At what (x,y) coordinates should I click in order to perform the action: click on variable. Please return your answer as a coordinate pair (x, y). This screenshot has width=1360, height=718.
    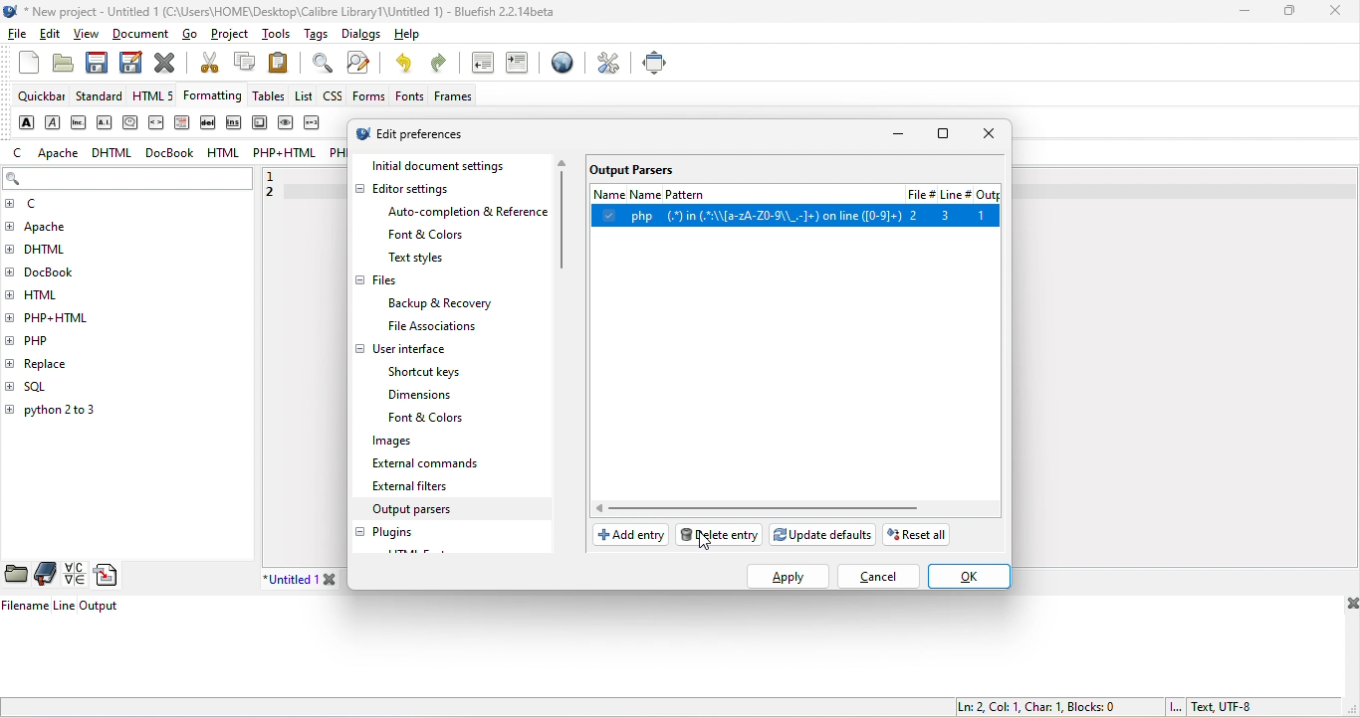
    Looking at the image, I should click on (316, 123).